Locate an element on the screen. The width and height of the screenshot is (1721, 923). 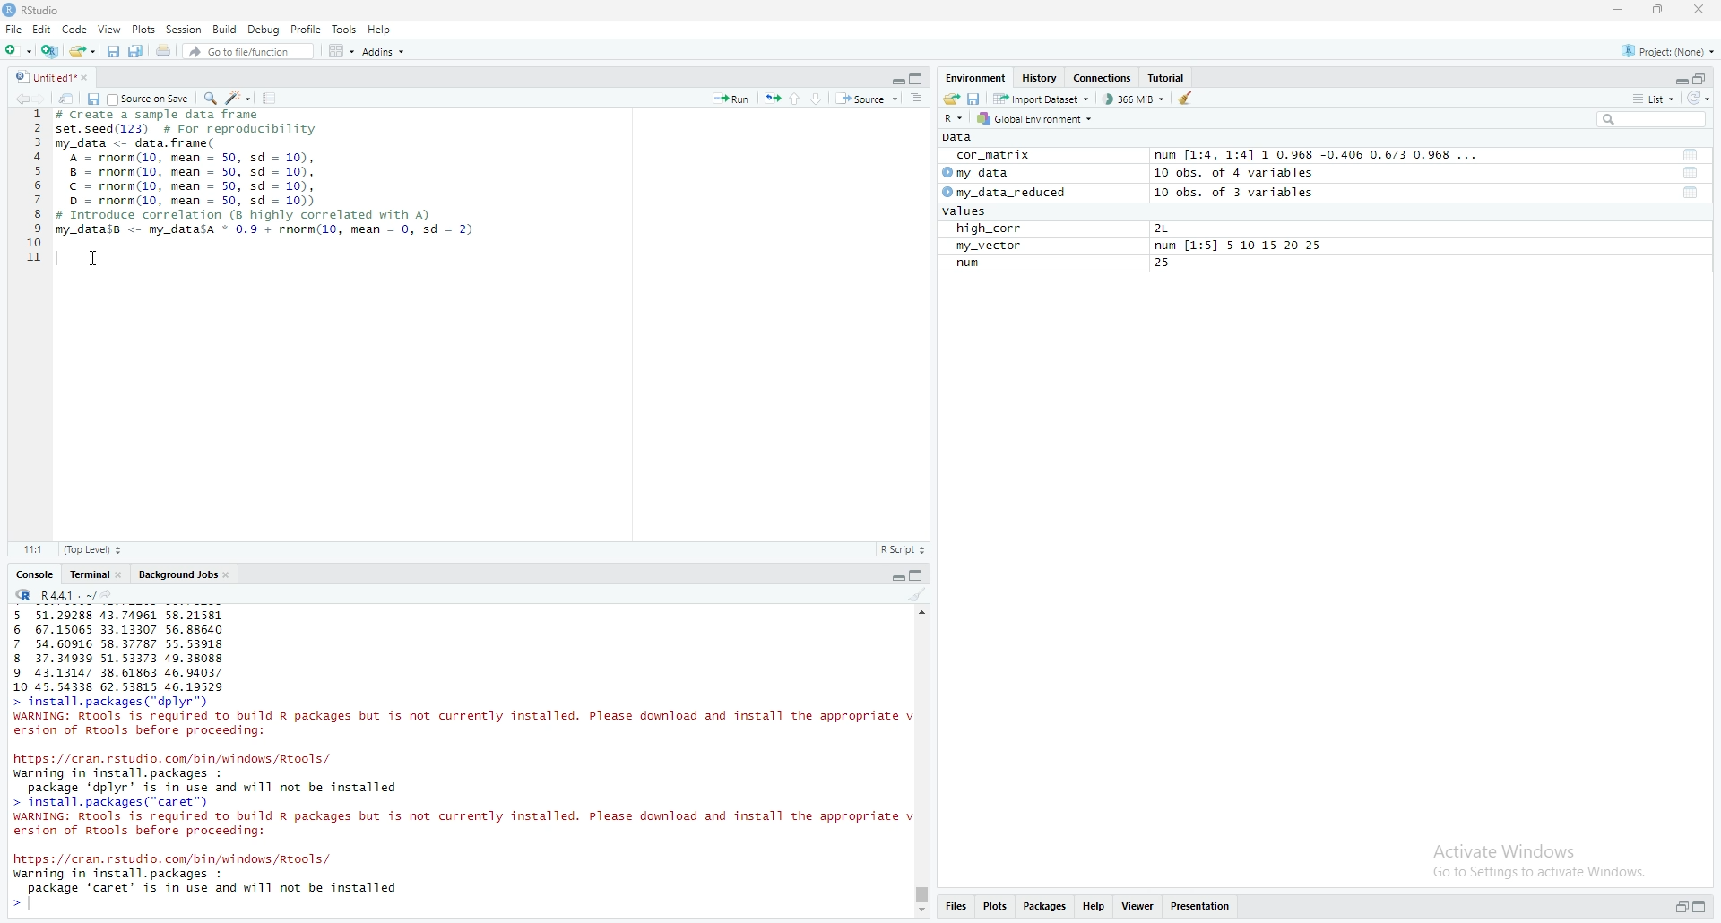
Code is located at coordinates (77, 29).